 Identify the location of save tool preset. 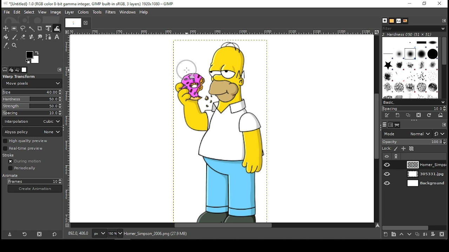
(9, 234).